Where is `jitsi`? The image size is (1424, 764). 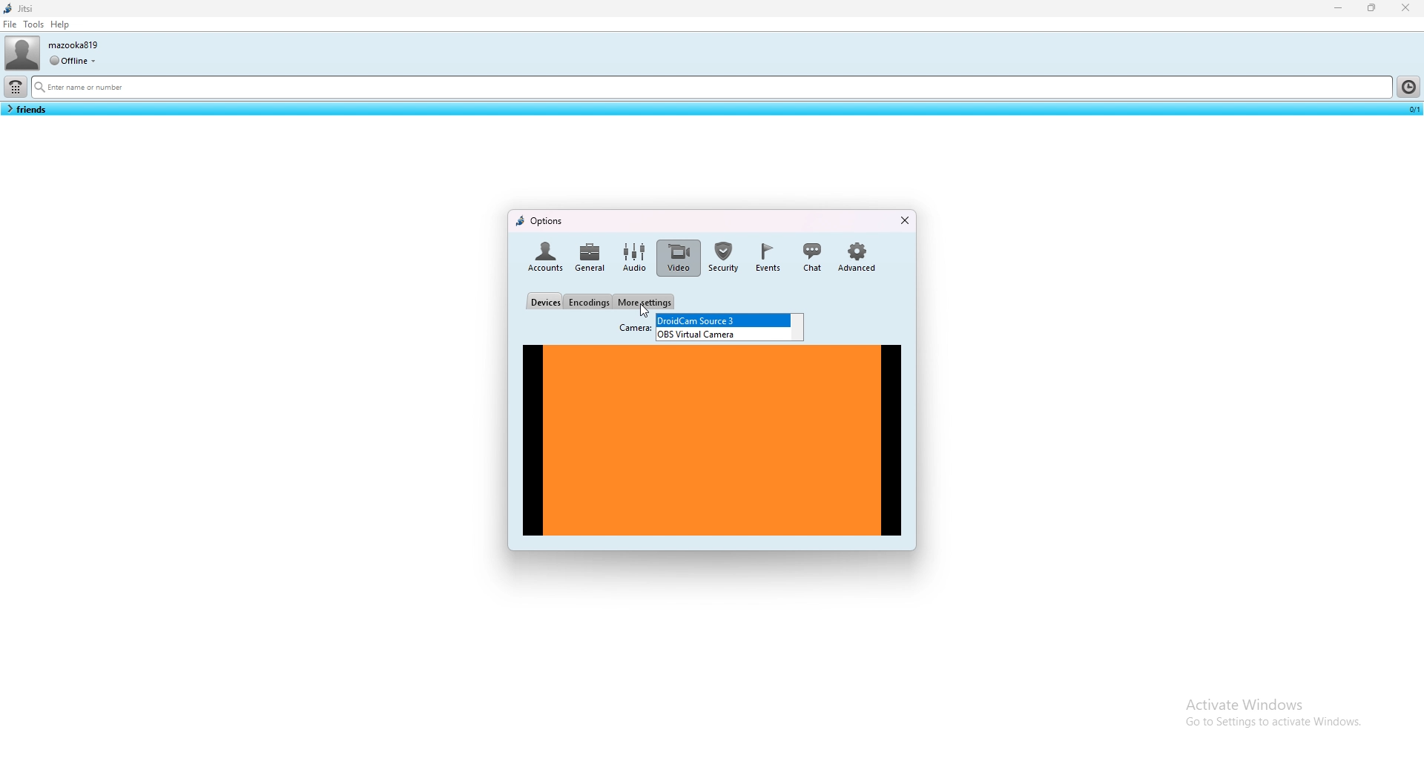 jitsi is located at coordinates (22, 8).